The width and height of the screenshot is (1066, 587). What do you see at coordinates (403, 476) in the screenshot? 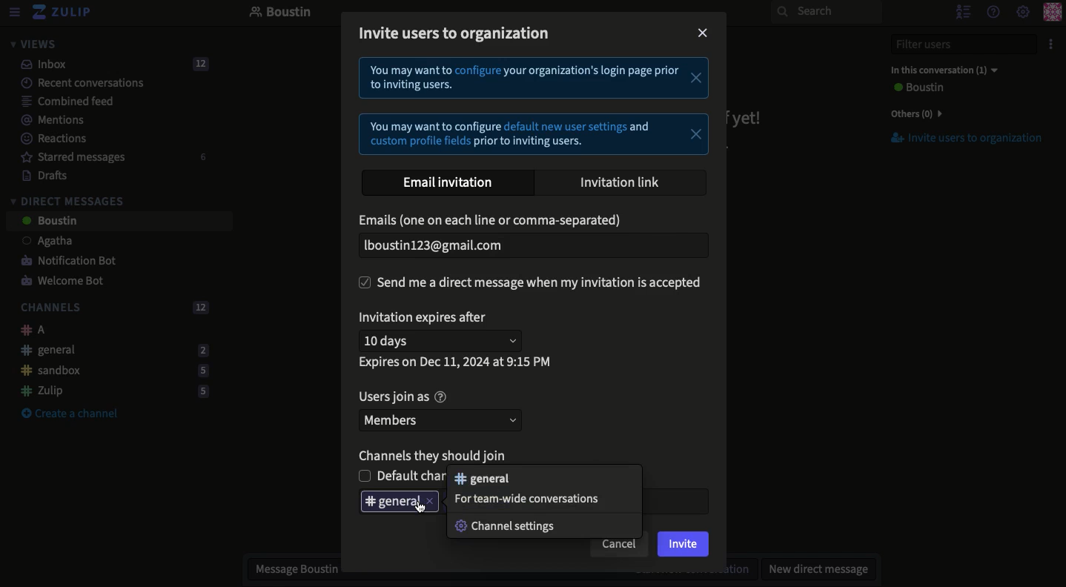
I see `Unselected` at bounding box center [403, 476].